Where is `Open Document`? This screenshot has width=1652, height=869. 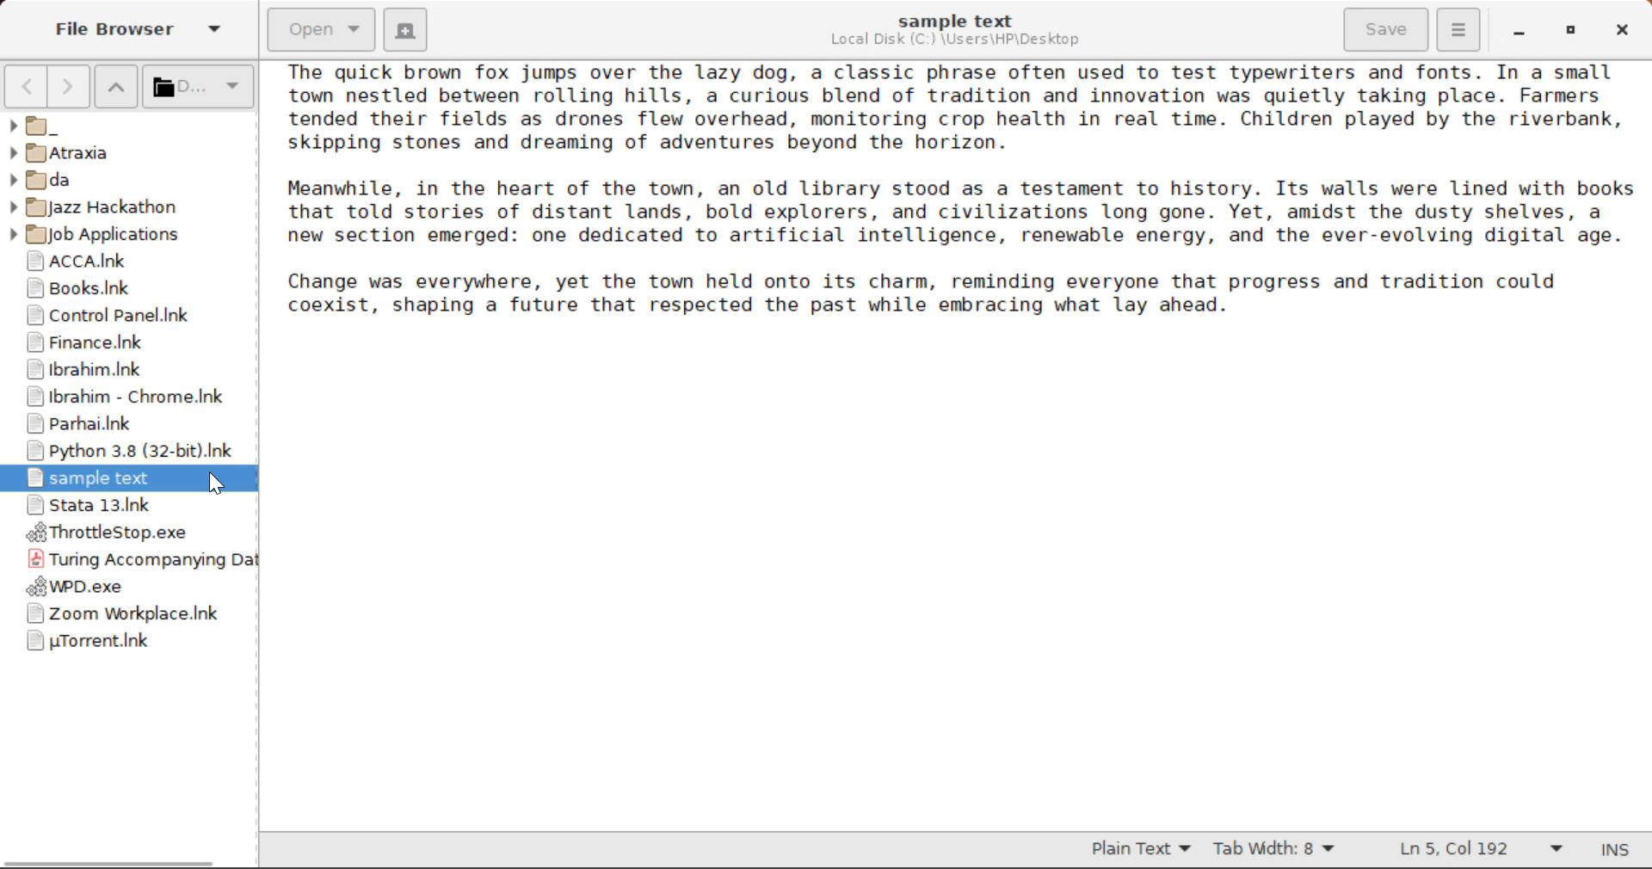 Open Document is located at coordinates (322, 28).